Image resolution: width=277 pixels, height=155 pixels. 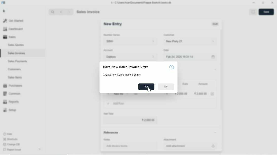 I want to click on Tax, so click(x=142, y=95).